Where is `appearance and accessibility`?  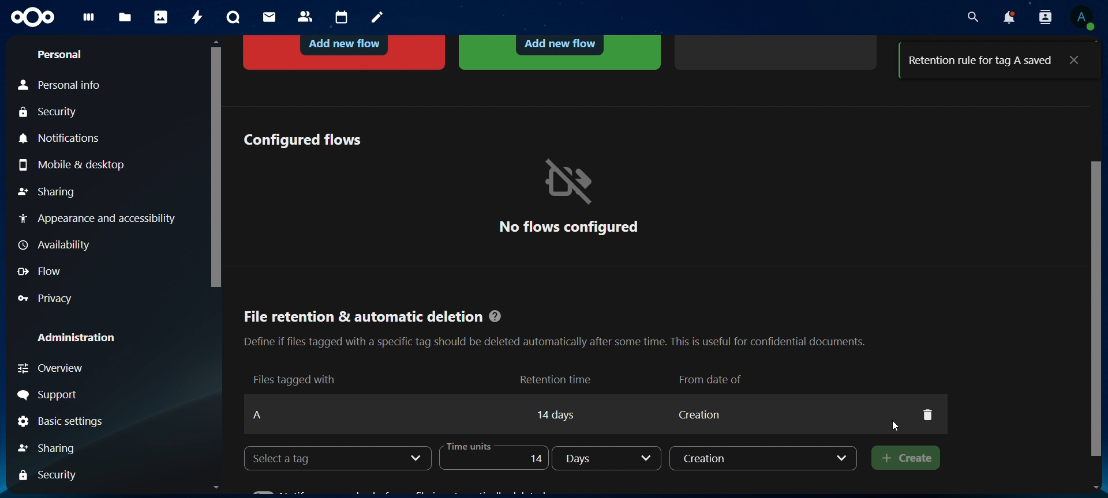 appearance and accessibility is located at coordinates (96, 218).